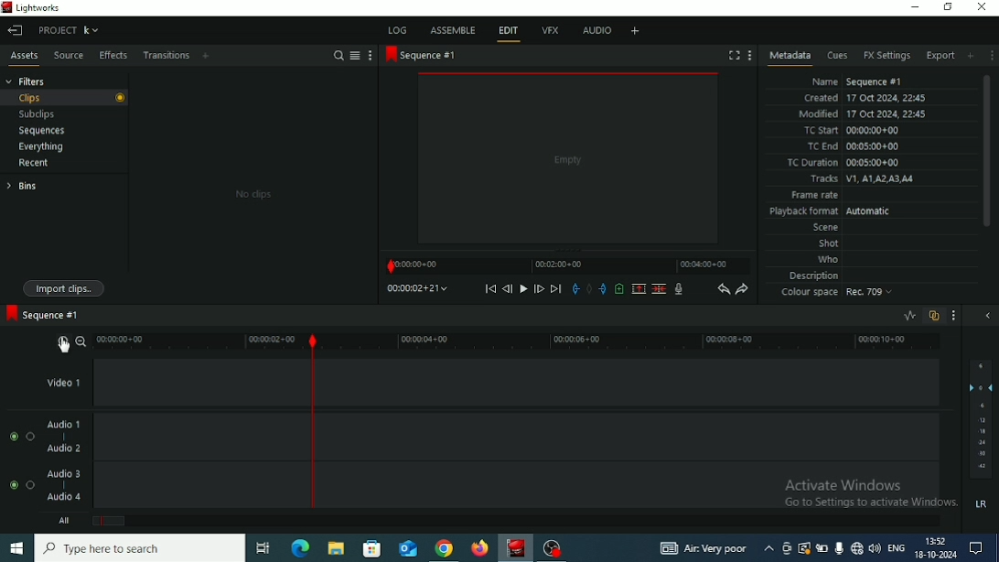 The height and width of the screenshot is (562, 999). I want to click on Date, so click(935, 555).